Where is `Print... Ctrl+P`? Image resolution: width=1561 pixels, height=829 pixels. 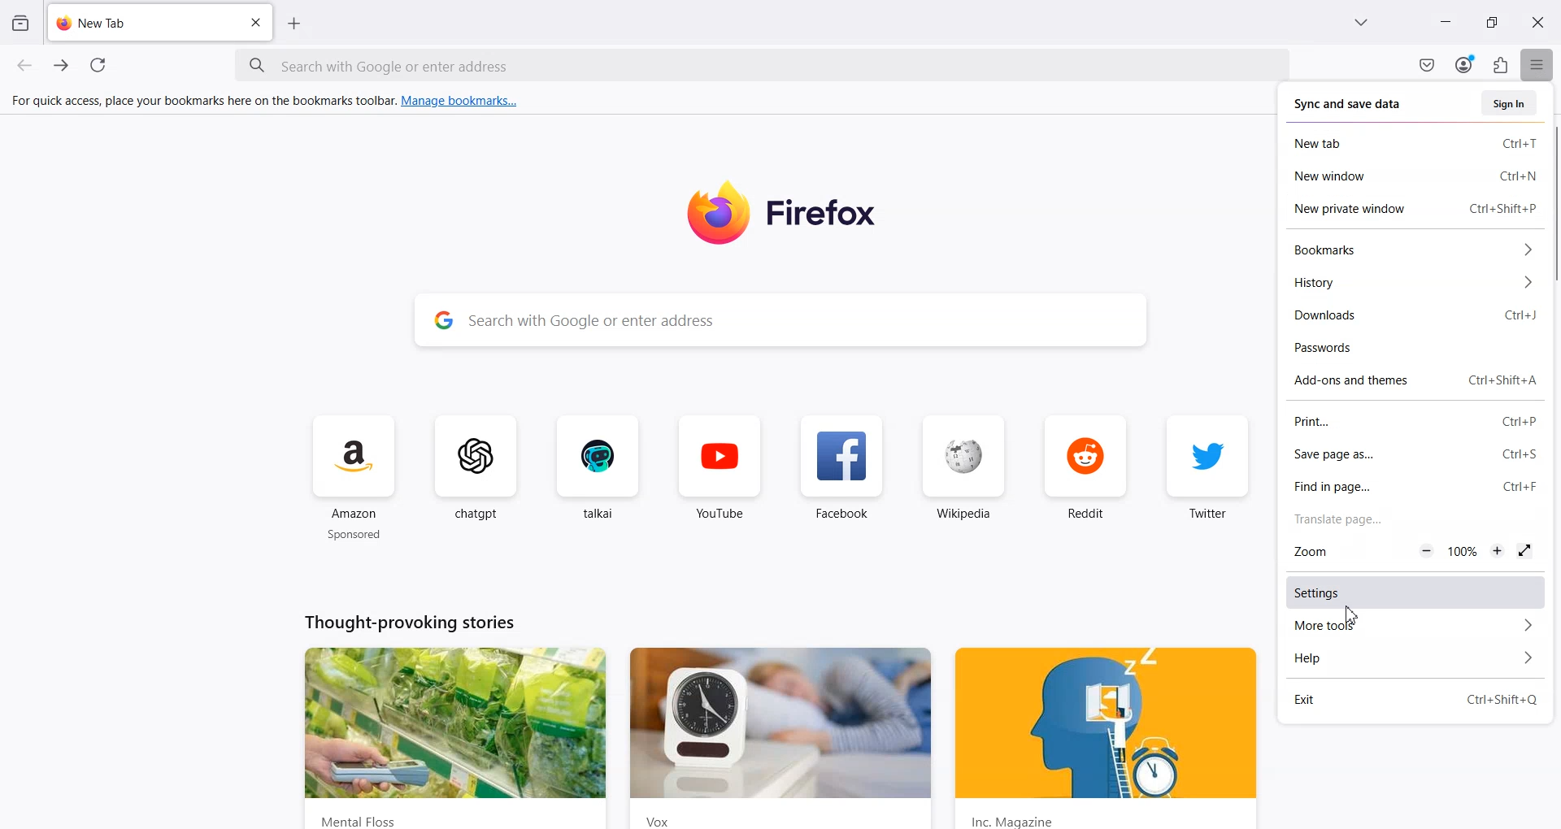
Print... Ctrl+P is located at coordinates (1417, 421).